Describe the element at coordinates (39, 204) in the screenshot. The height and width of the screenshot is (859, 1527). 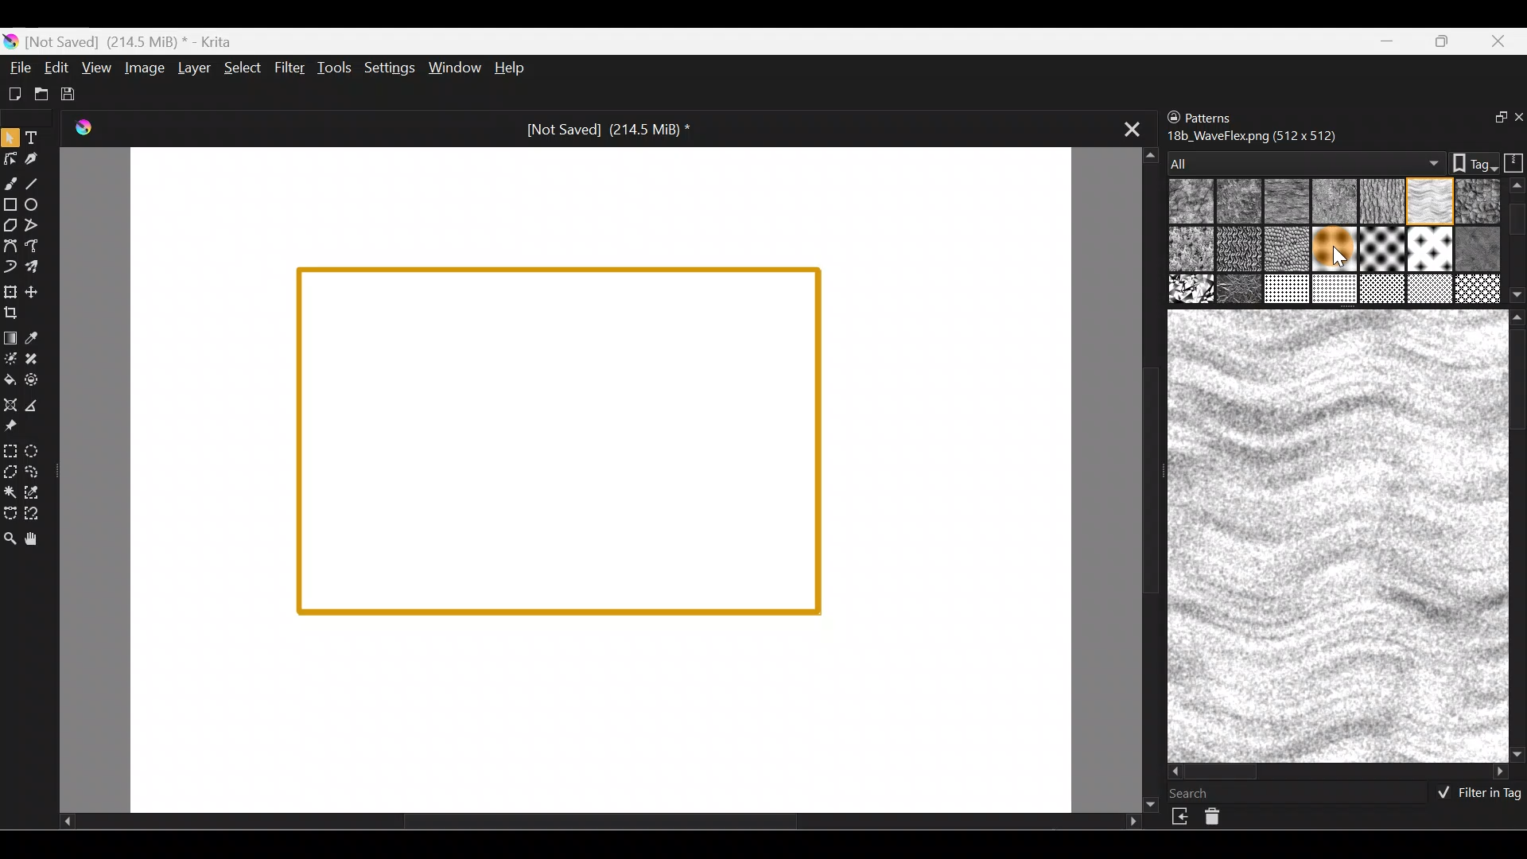
I see `Ellipse tool` at that location.